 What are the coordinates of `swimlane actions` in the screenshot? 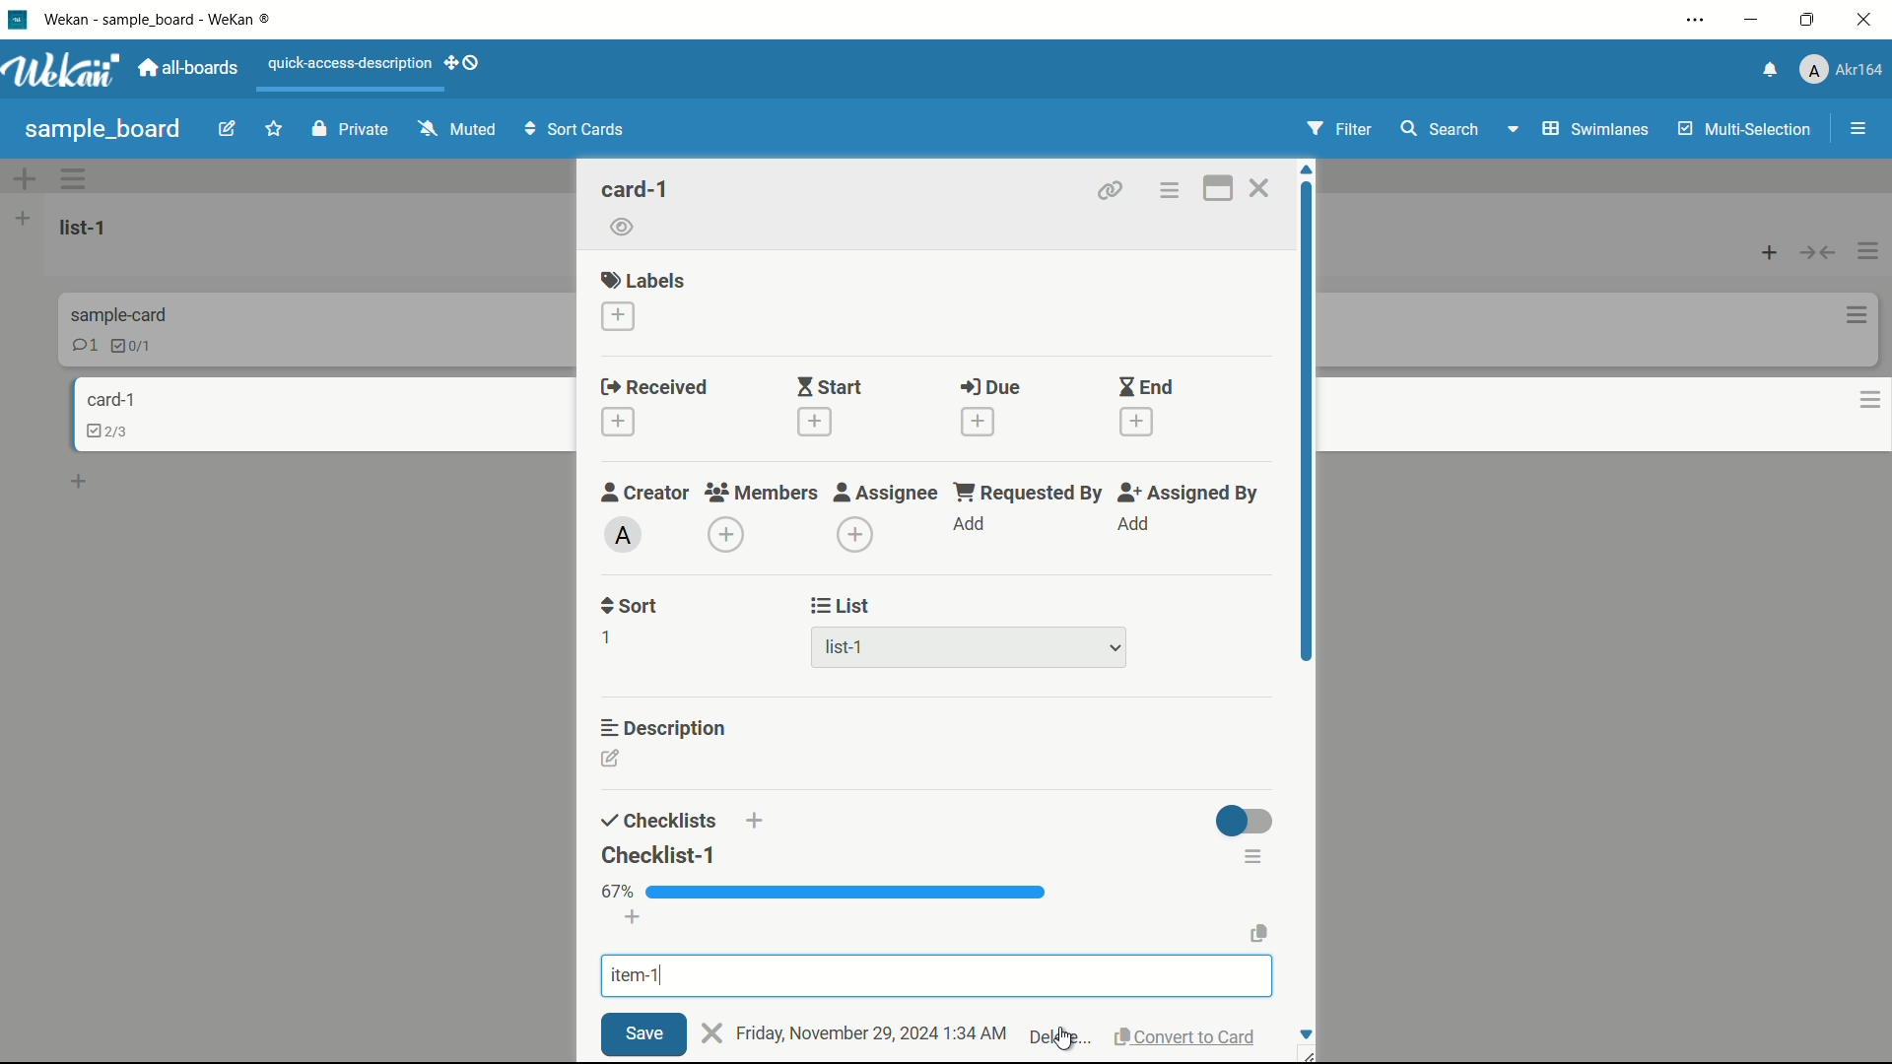 It's located at (75, 178).